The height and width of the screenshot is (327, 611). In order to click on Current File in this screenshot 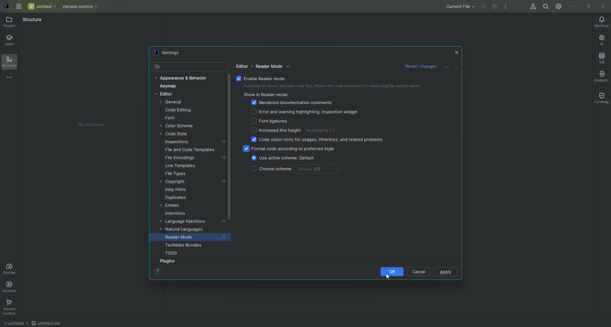, I will do `click(461, 7)`.